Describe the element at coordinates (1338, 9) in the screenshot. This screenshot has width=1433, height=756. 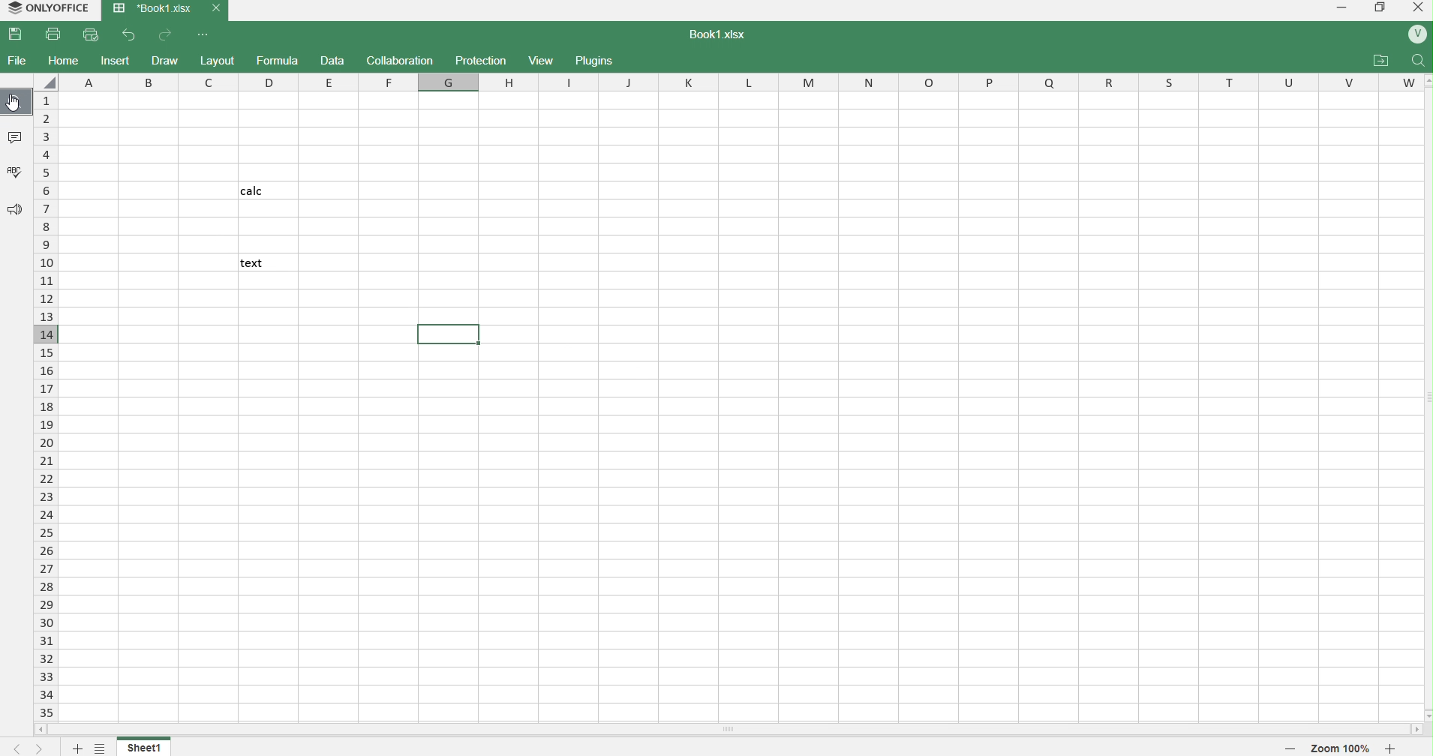
I see `minimize` at that location.